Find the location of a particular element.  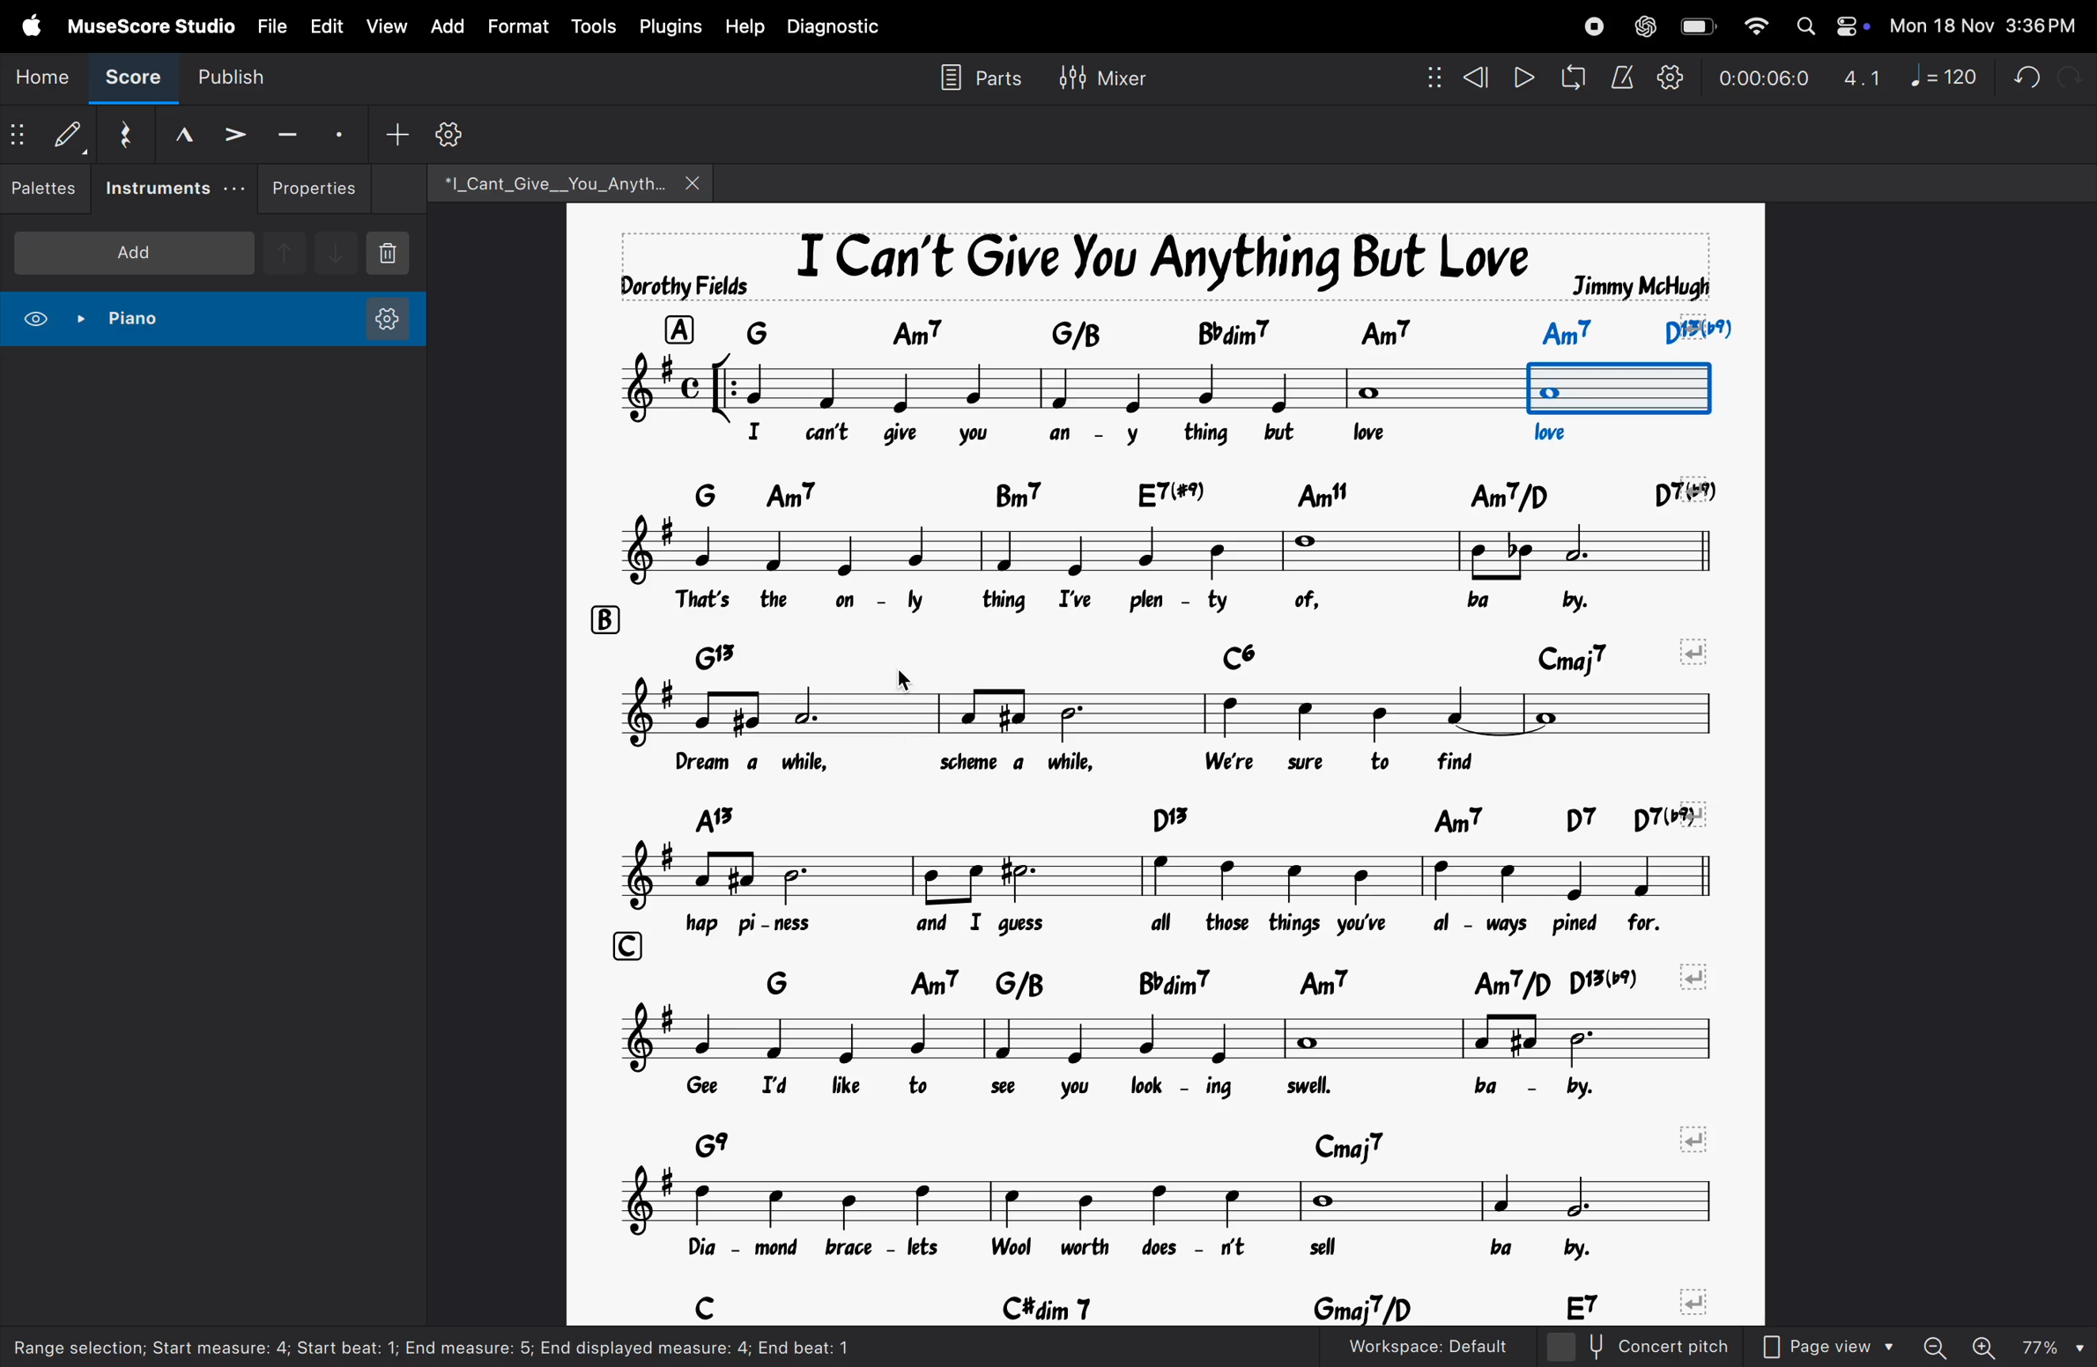

note order 3 is located at coordinates (1619, 388).